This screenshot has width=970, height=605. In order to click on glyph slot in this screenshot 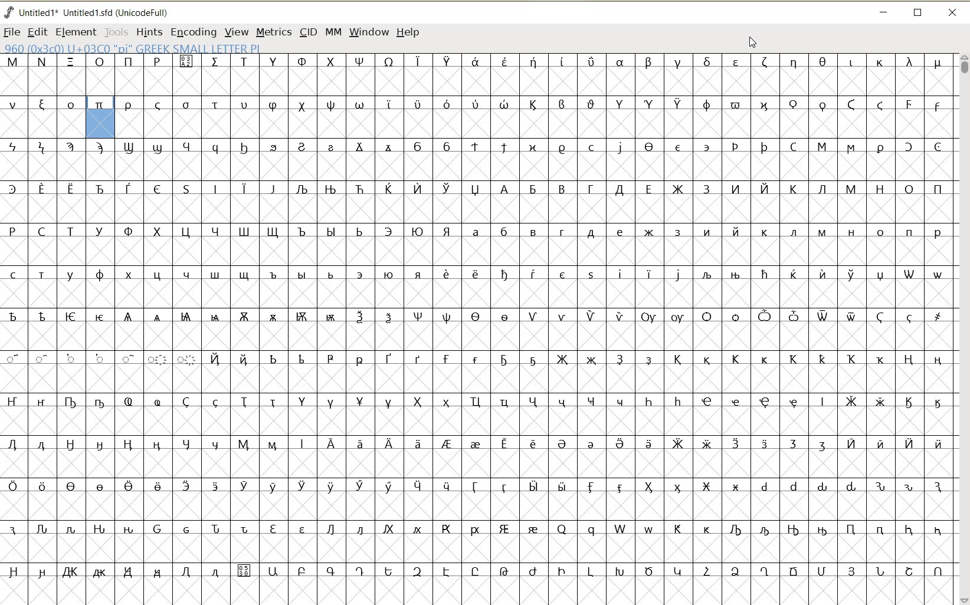, I will do `click(101, 116)`.